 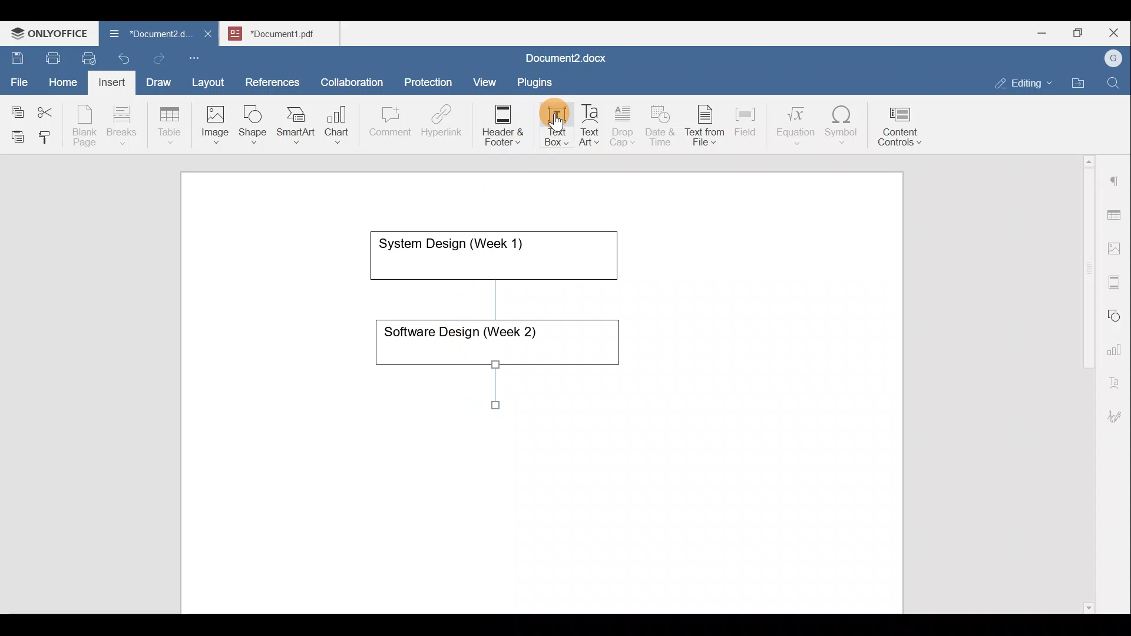 What do you see at coordinates (499, 124) in the screenshot?
I see `Header & footer` at bounding box center [499, 124].